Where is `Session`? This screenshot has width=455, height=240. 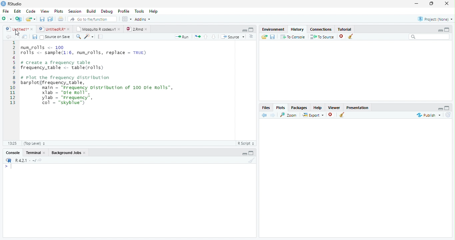 Session is located at coordinates (75, 11).